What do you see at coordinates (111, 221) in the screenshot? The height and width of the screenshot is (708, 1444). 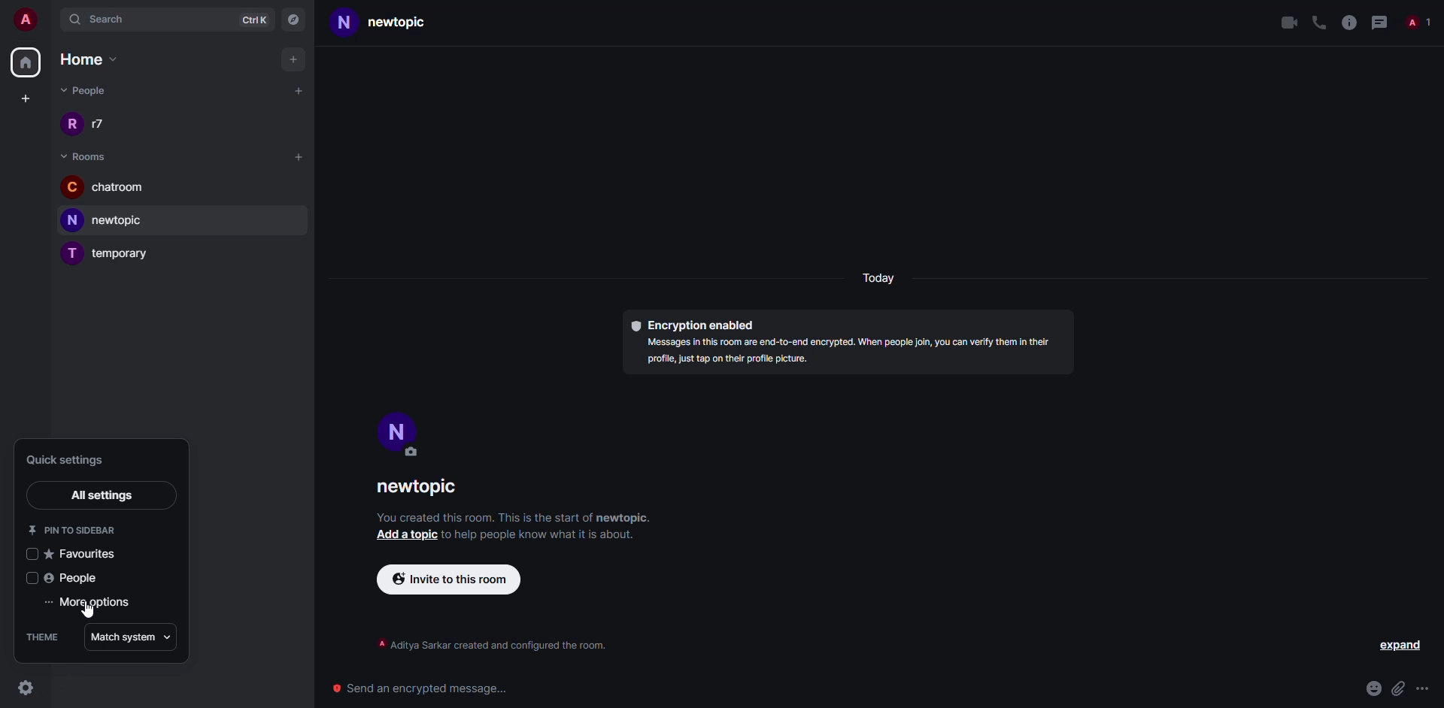 I see `room` at bounding box center [111, 221].